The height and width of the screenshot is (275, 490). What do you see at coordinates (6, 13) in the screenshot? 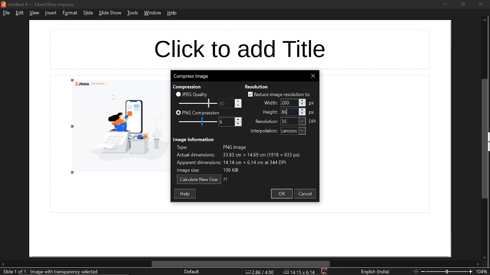
I see `file` at bounding box center [6, 13].